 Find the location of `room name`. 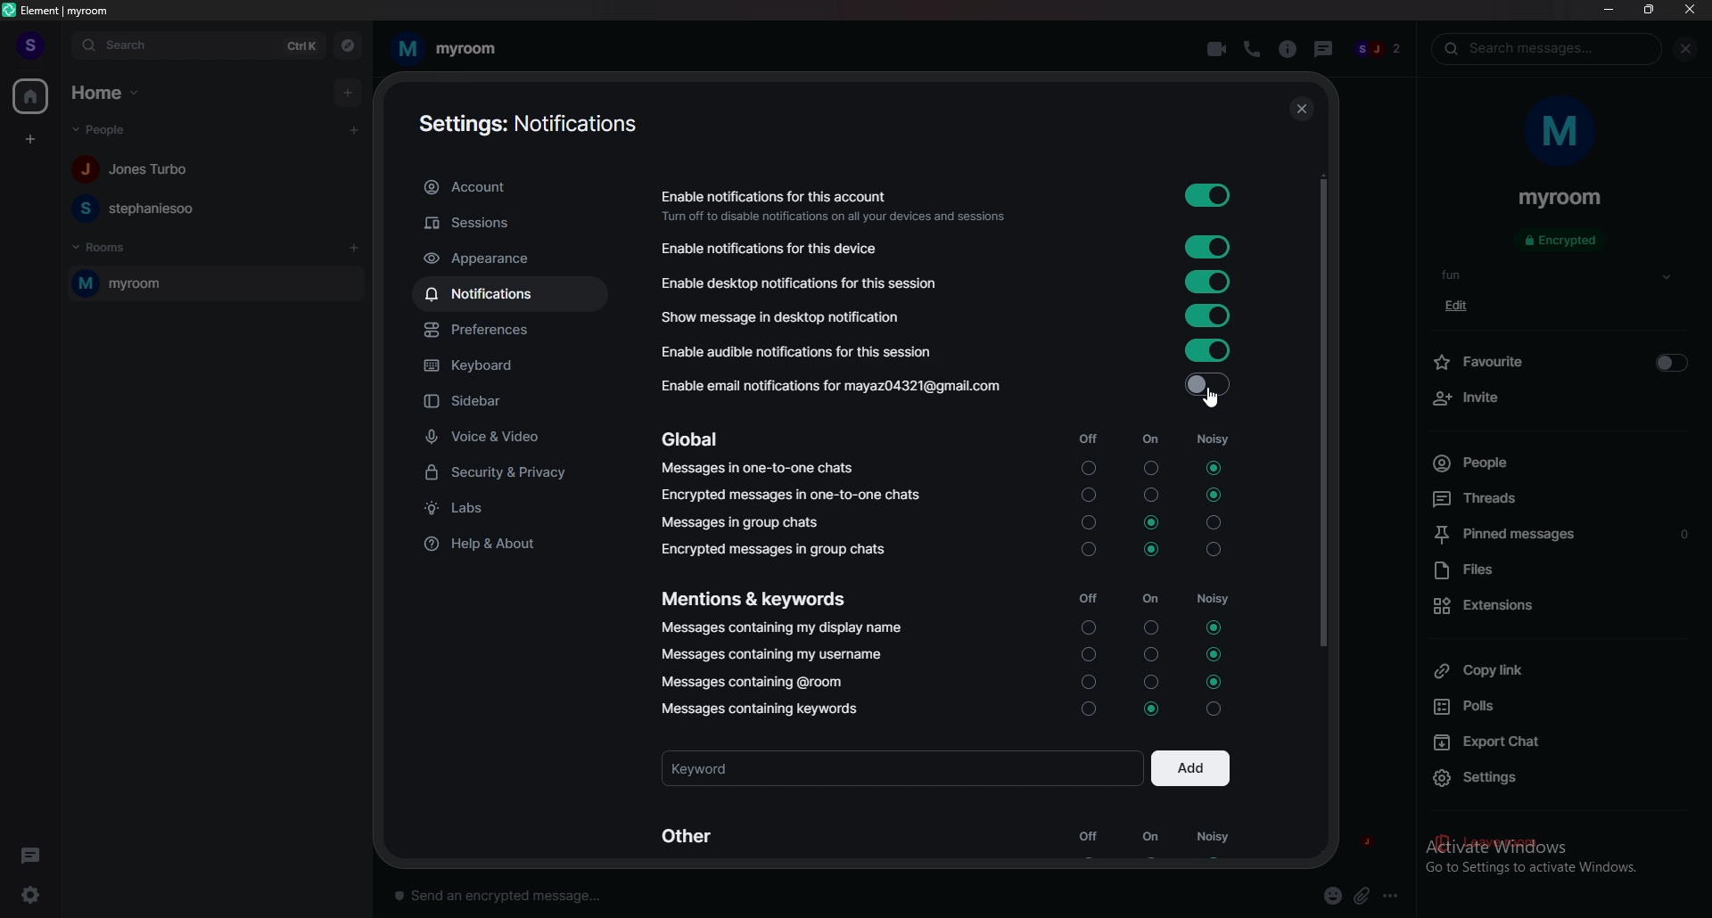

room name is located at coordinates (1560, 199).